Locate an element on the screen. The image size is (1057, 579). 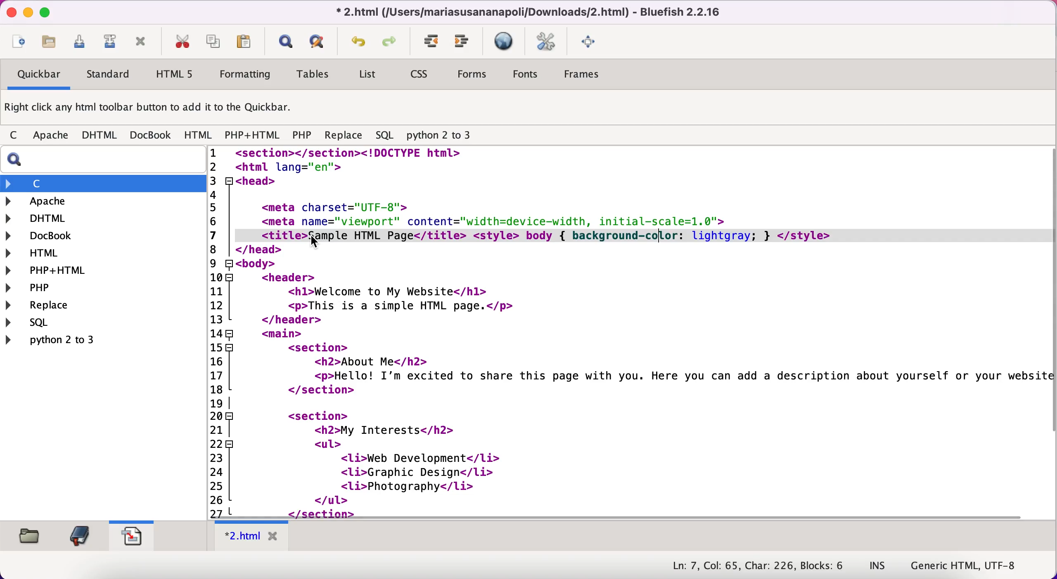
show find bar is located at coordinates (285, 42).